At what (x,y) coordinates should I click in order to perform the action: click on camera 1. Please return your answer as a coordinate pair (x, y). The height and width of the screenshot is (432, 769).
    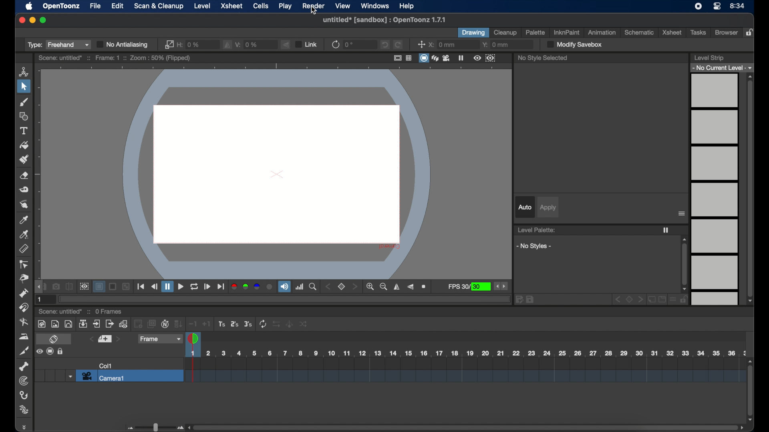
    Looking at the image, I should click on (130, 376).